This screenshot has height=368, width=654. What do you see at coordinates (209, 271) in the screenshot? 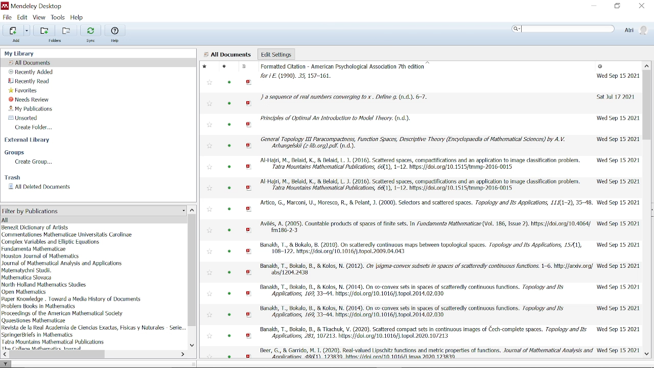
I see `favourite` at bounding box center [209, 271].